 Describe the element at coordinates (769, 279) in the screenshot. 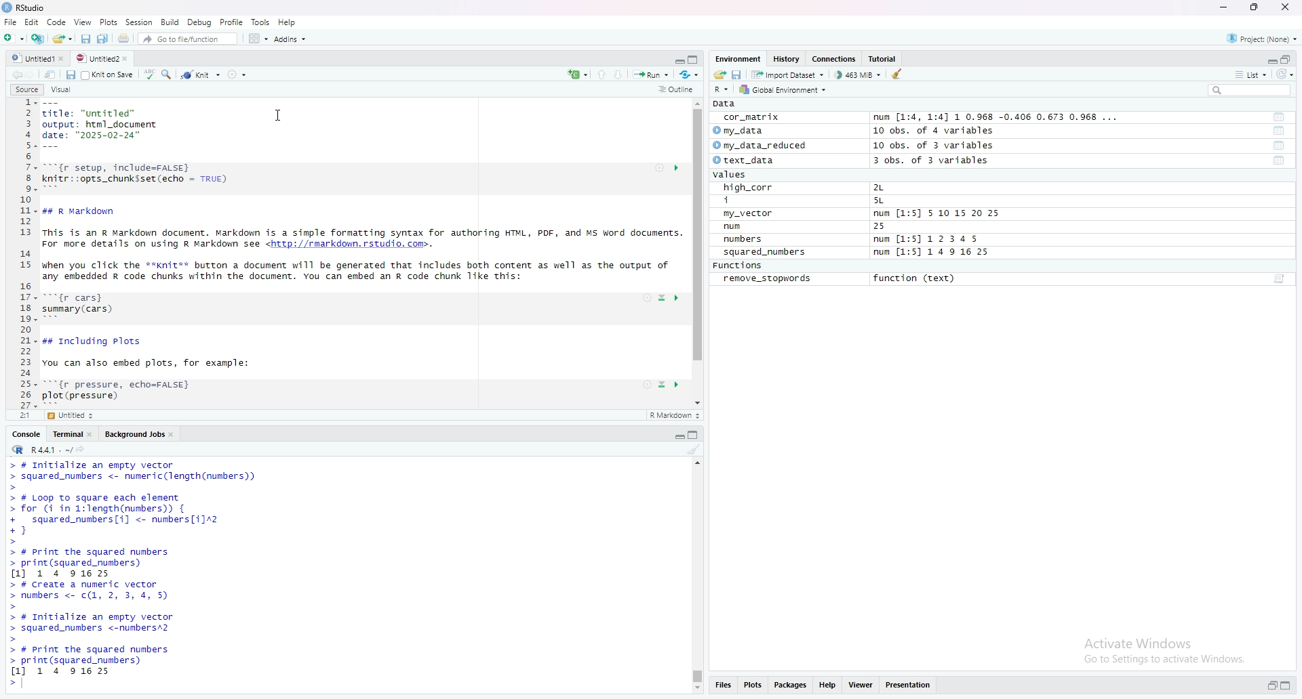

I see `remove_stopwords` at that location.